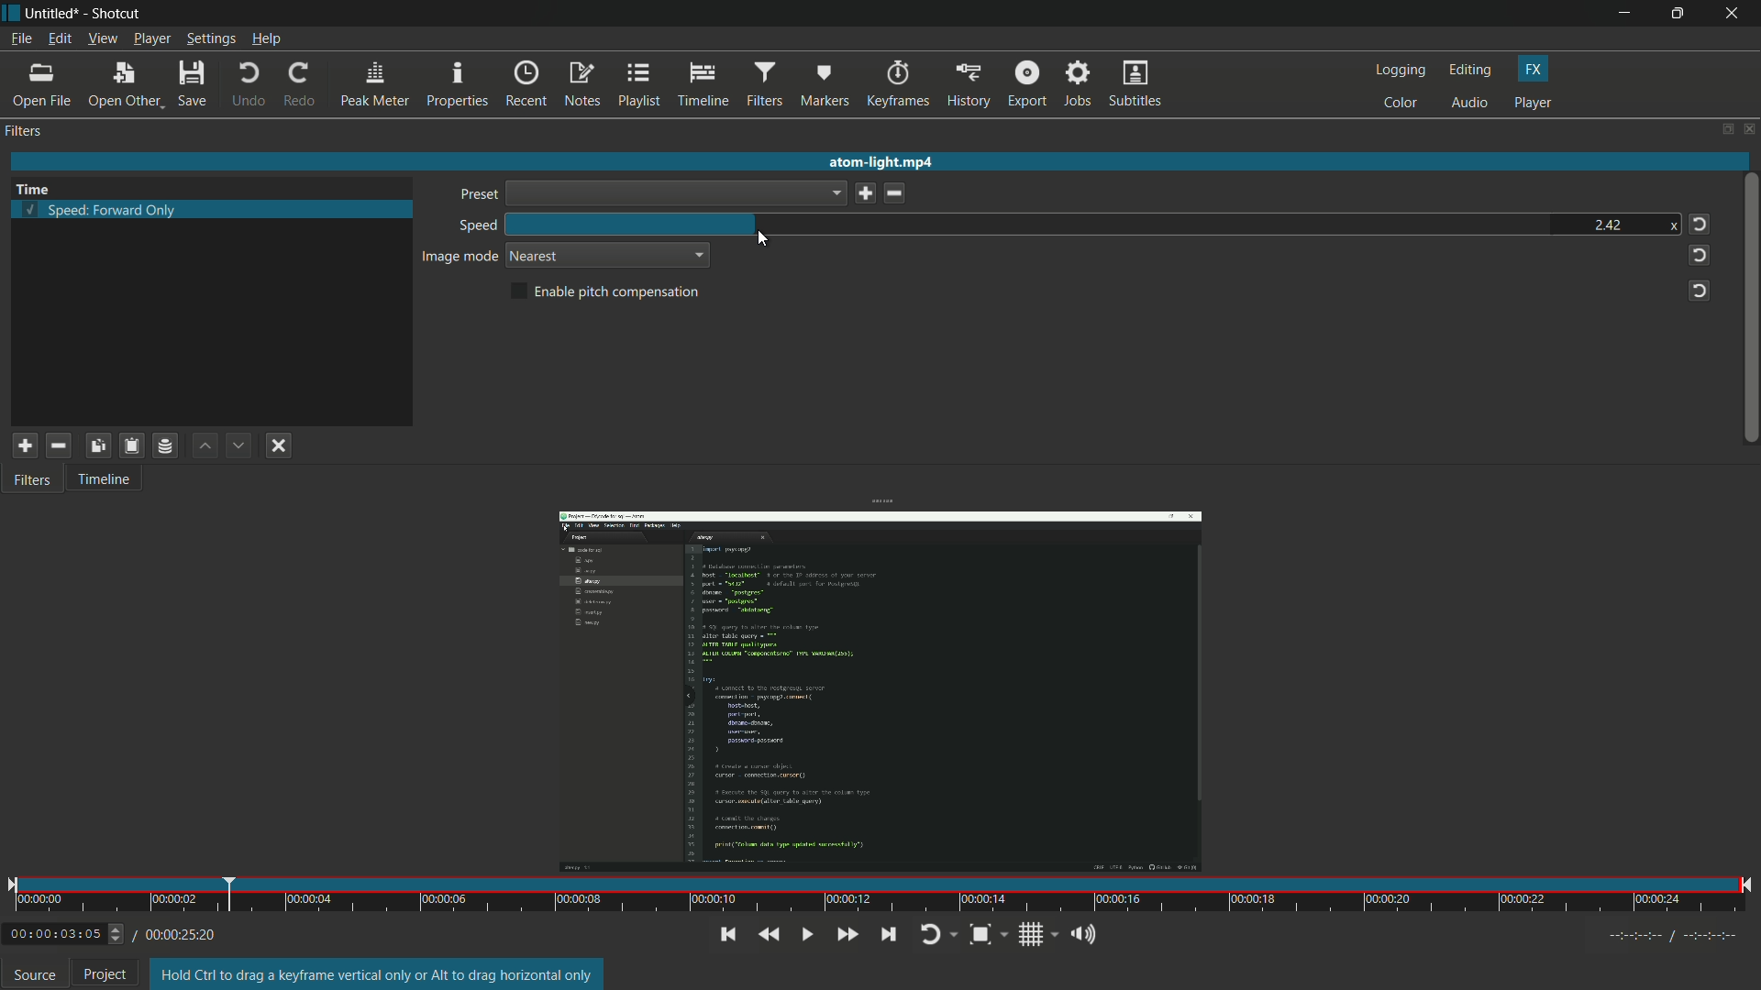 This screenshot has width=1761, height=990. Describe the element at coordinates (379, 974) in the screenshot. I see `Hold Ctrl to drag a keyframe vertical only or Alt to drag horizontal only` at that location.